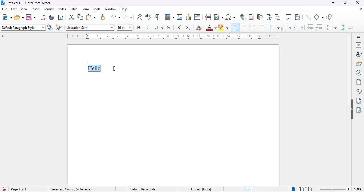 The height and width of the screenshot is (192, 364). I want to click on insert special characters, so click(230, 17).